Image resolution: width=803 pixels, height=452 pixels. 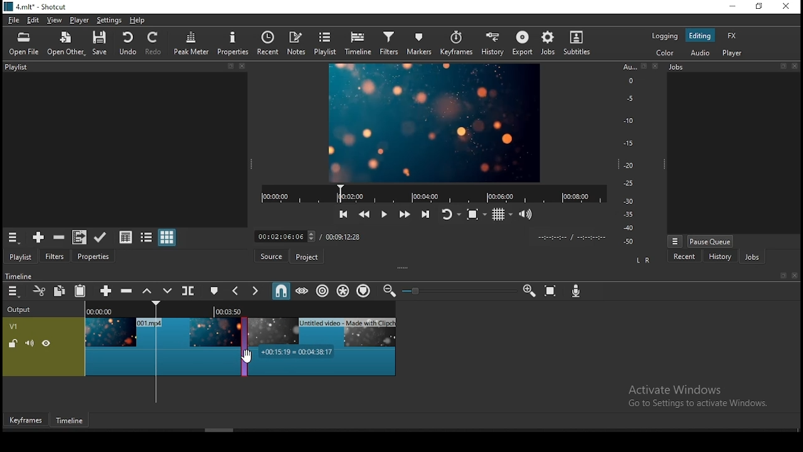 What do you see at coordinates (104, 290) in the screenshot?
I see `` at bounding box center [104, 290].